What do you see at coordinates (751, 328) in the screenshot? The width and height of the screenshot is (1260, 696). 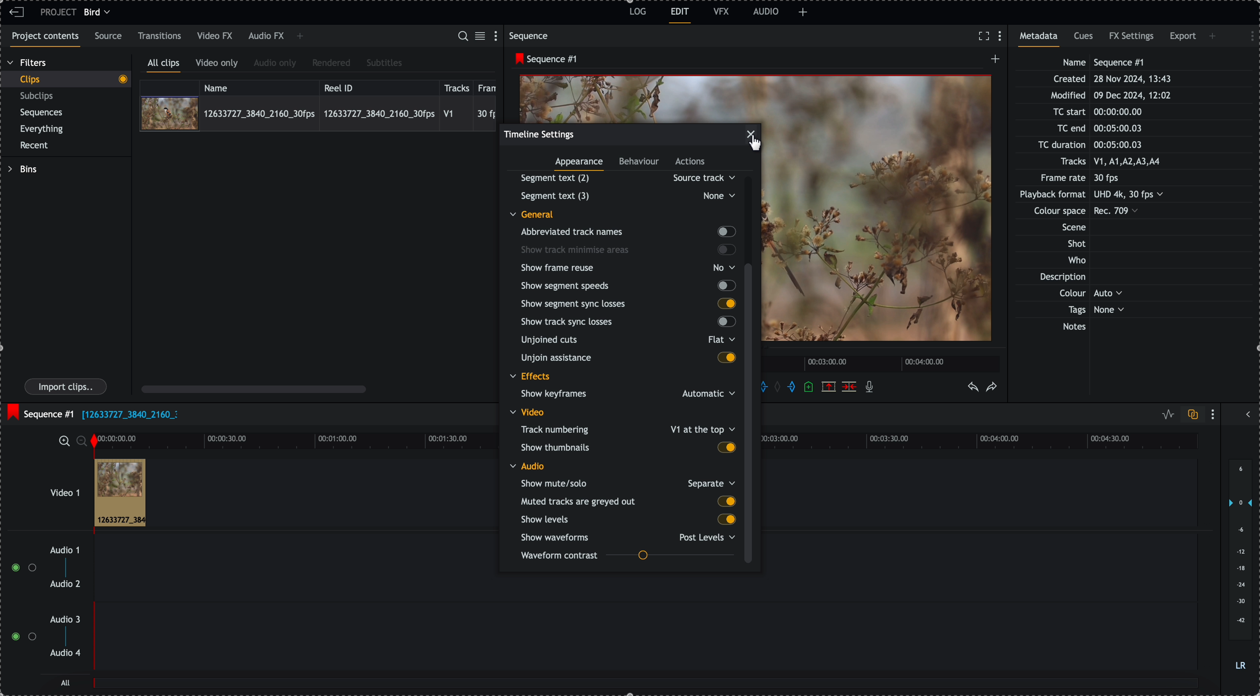 I see `click on scroll bar` at bounding box center [751, 328].